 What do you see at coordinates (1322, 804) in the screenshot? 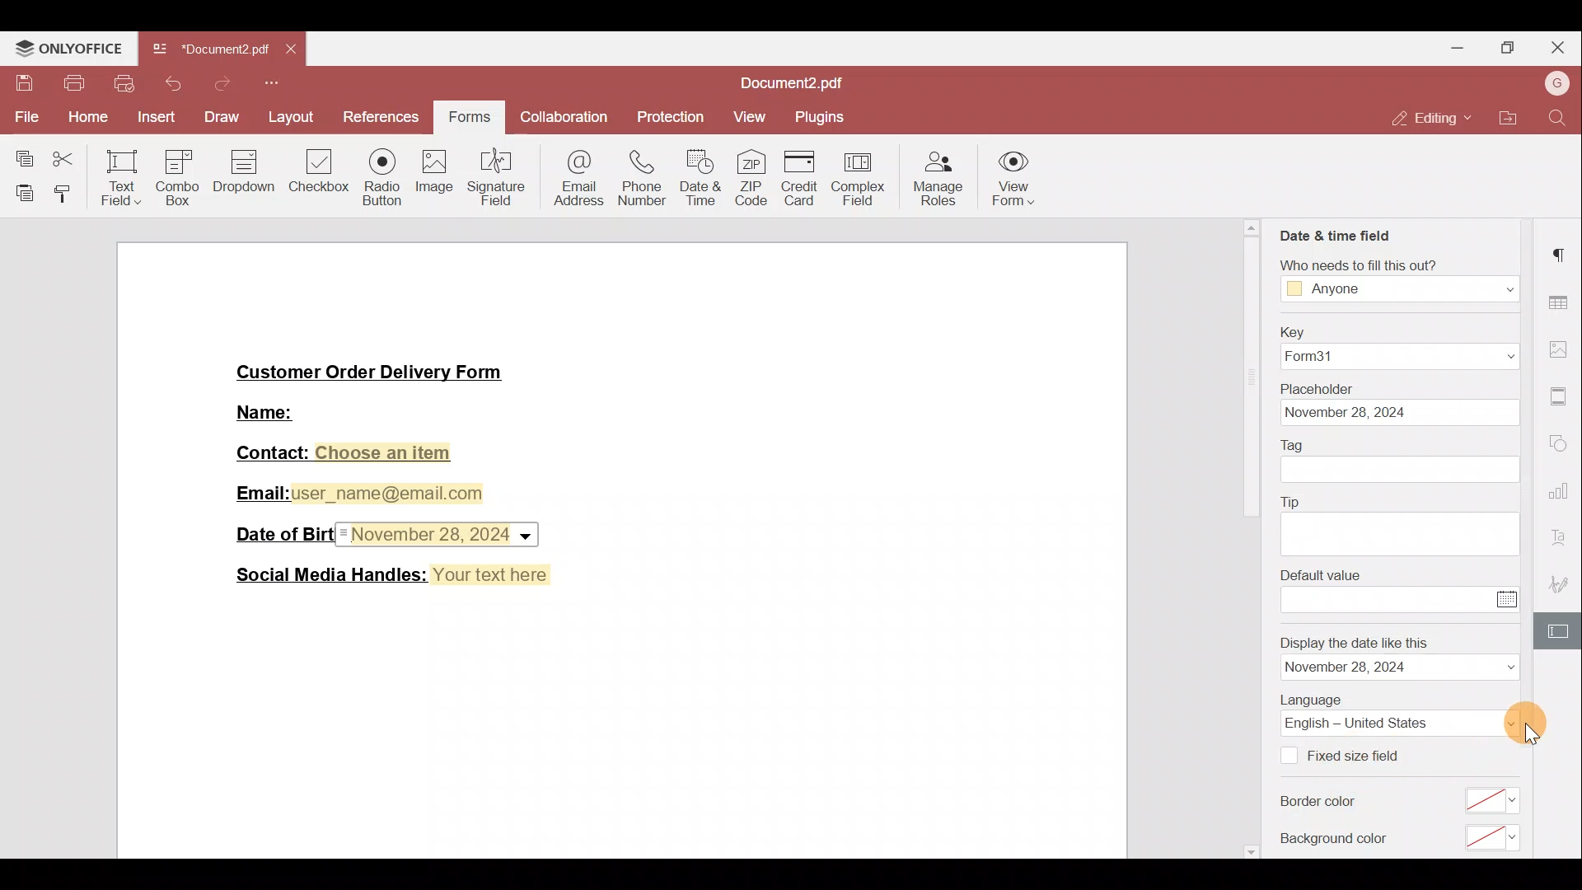
I see `Border color` at bounding box center [1322, 804].